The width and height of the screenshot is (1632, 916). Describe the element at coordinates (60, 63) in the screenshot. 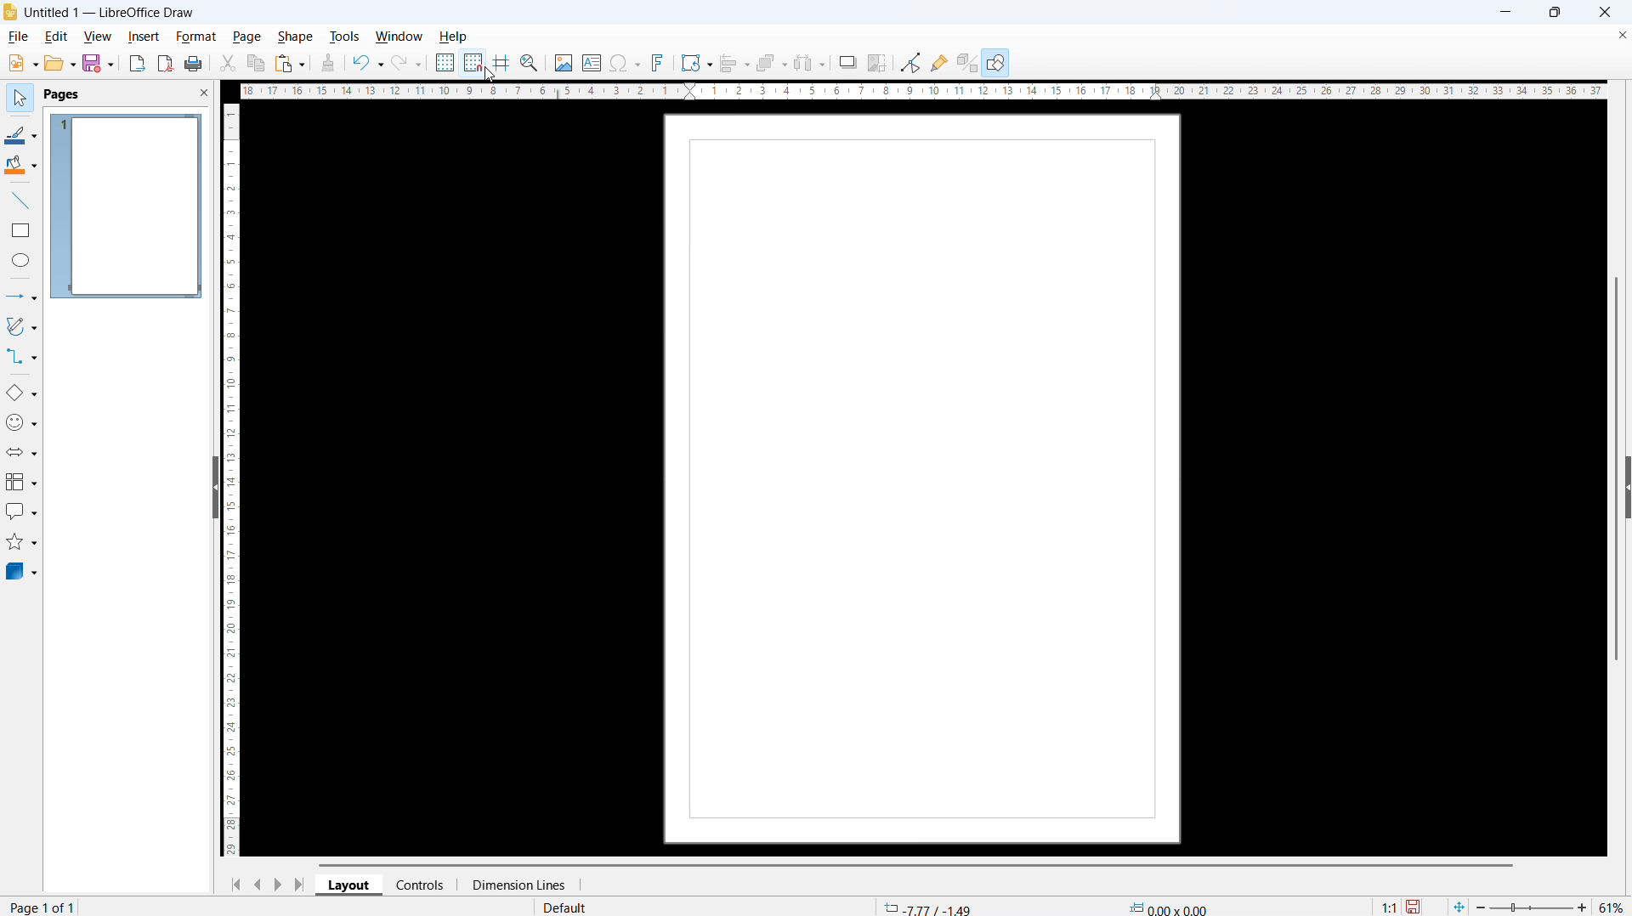

I see `open ` at that location.